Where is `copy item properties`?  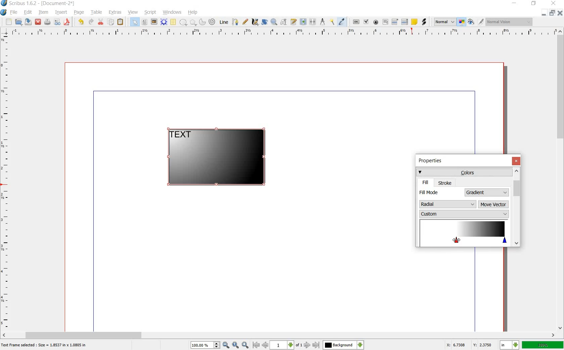
copy item properties is located at coordinates (333, 21).